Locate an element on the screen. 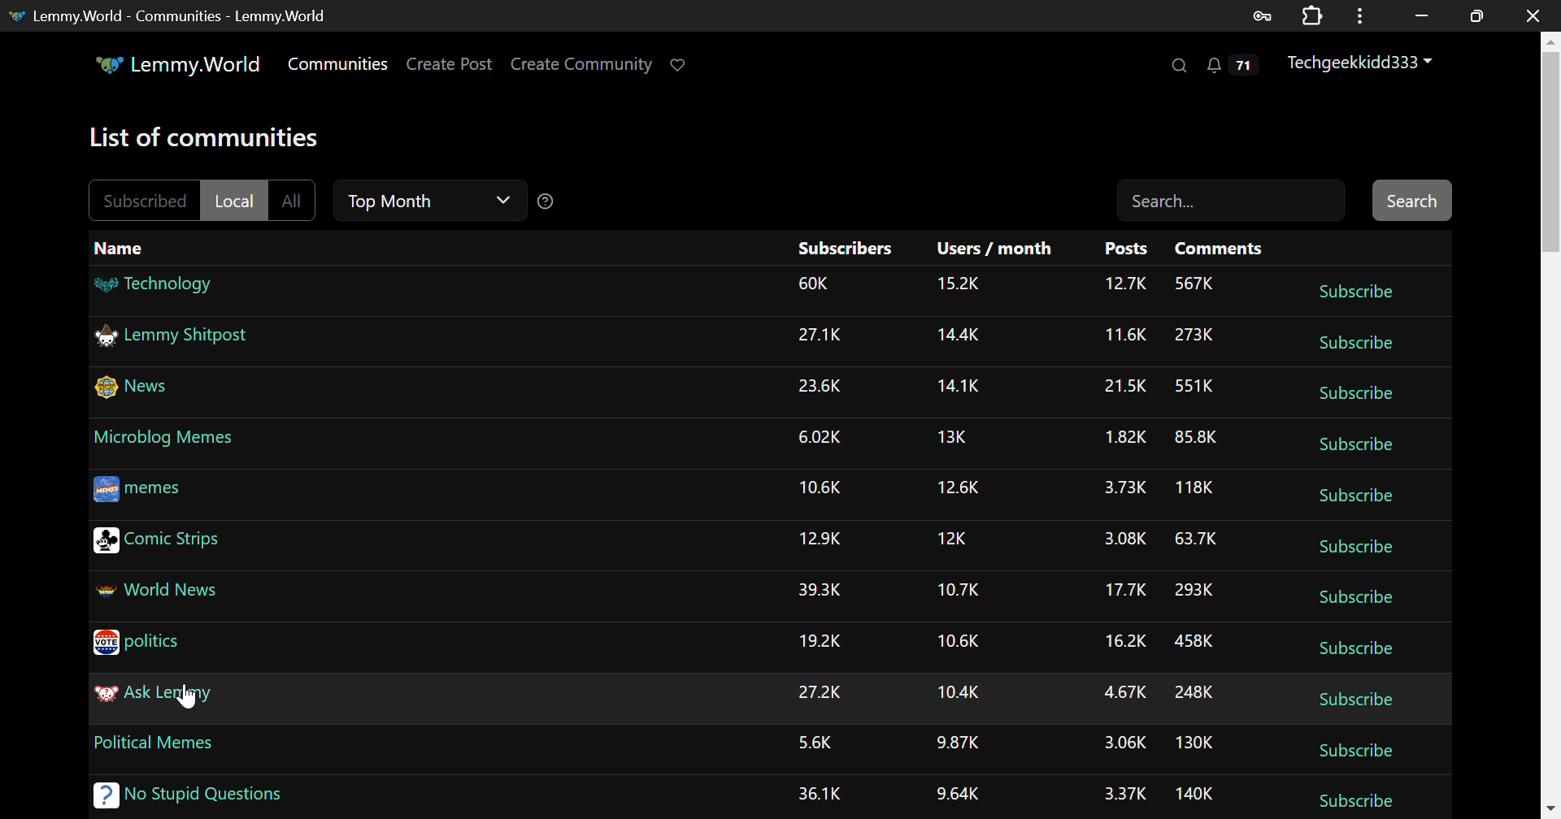 Image resolution: width=1561 pixels, height=819 pixels. Search Field is located at coordinates (1228, 200).